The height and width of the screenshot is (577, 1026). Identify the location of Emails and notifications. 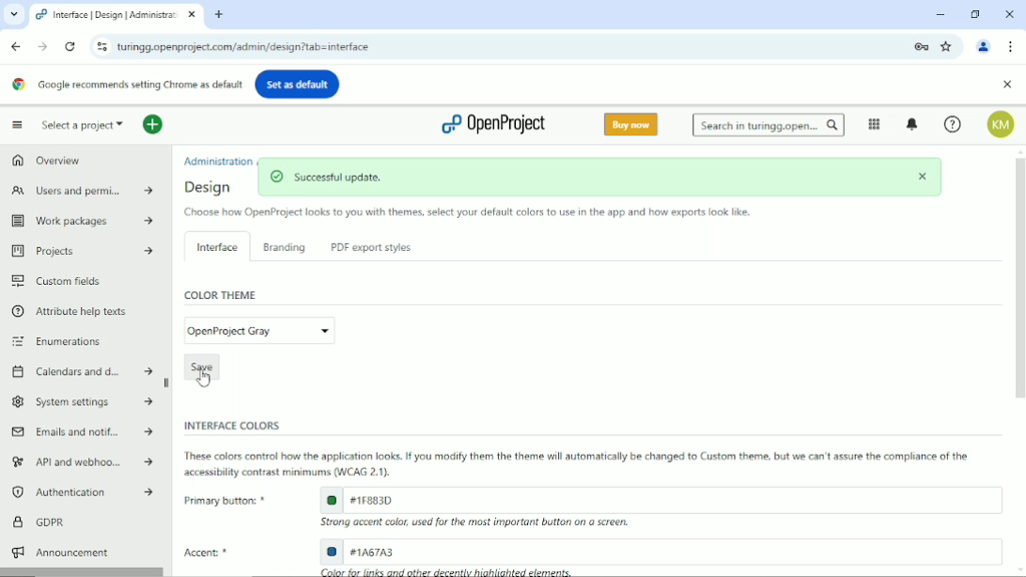
(82, 432).